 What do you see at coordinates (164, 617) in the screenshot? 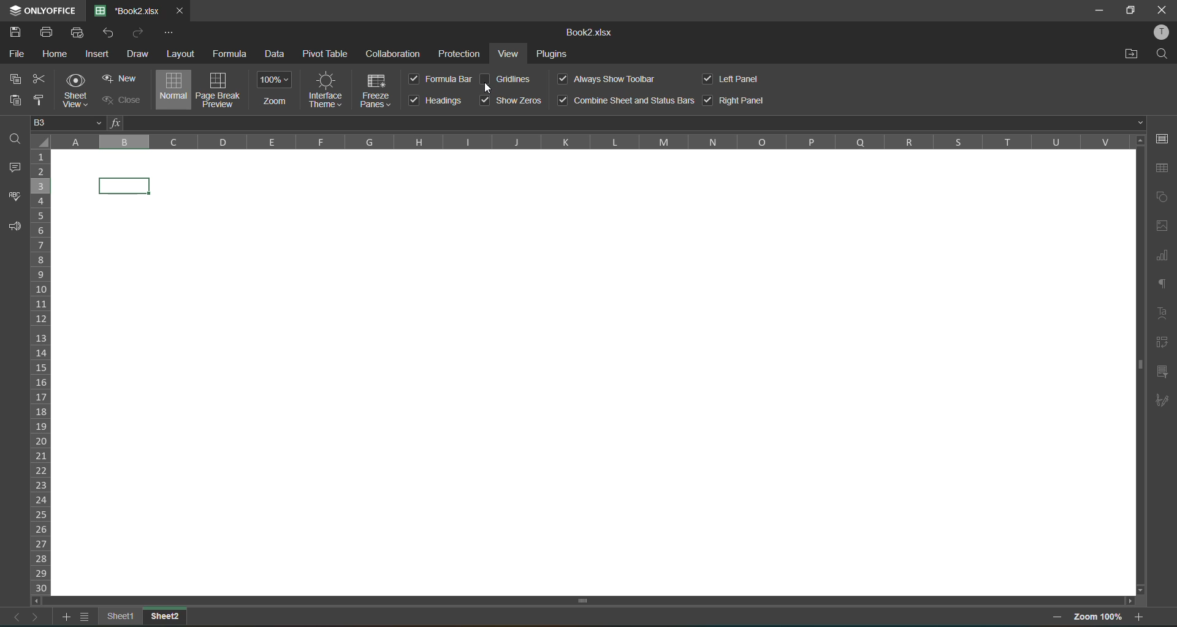
I see `sheet 2` at bounding box center [164, 617].